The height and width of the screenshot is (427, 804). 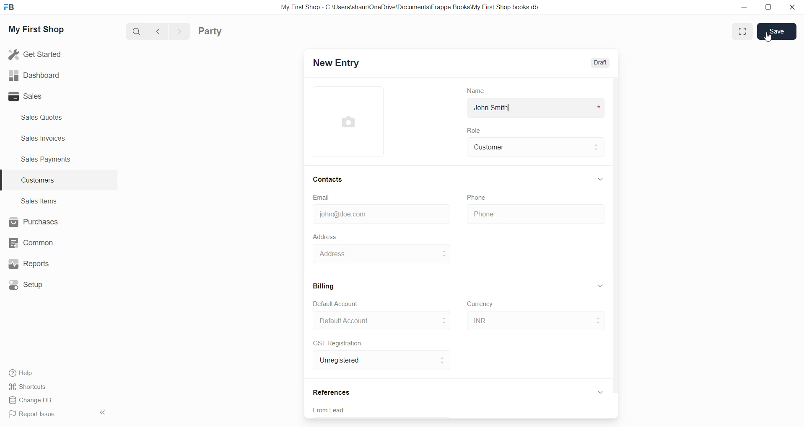 What do you see at coordinates (444, 317) in the screenshot?
I see `move to above address` at bounding box center [444, 317].